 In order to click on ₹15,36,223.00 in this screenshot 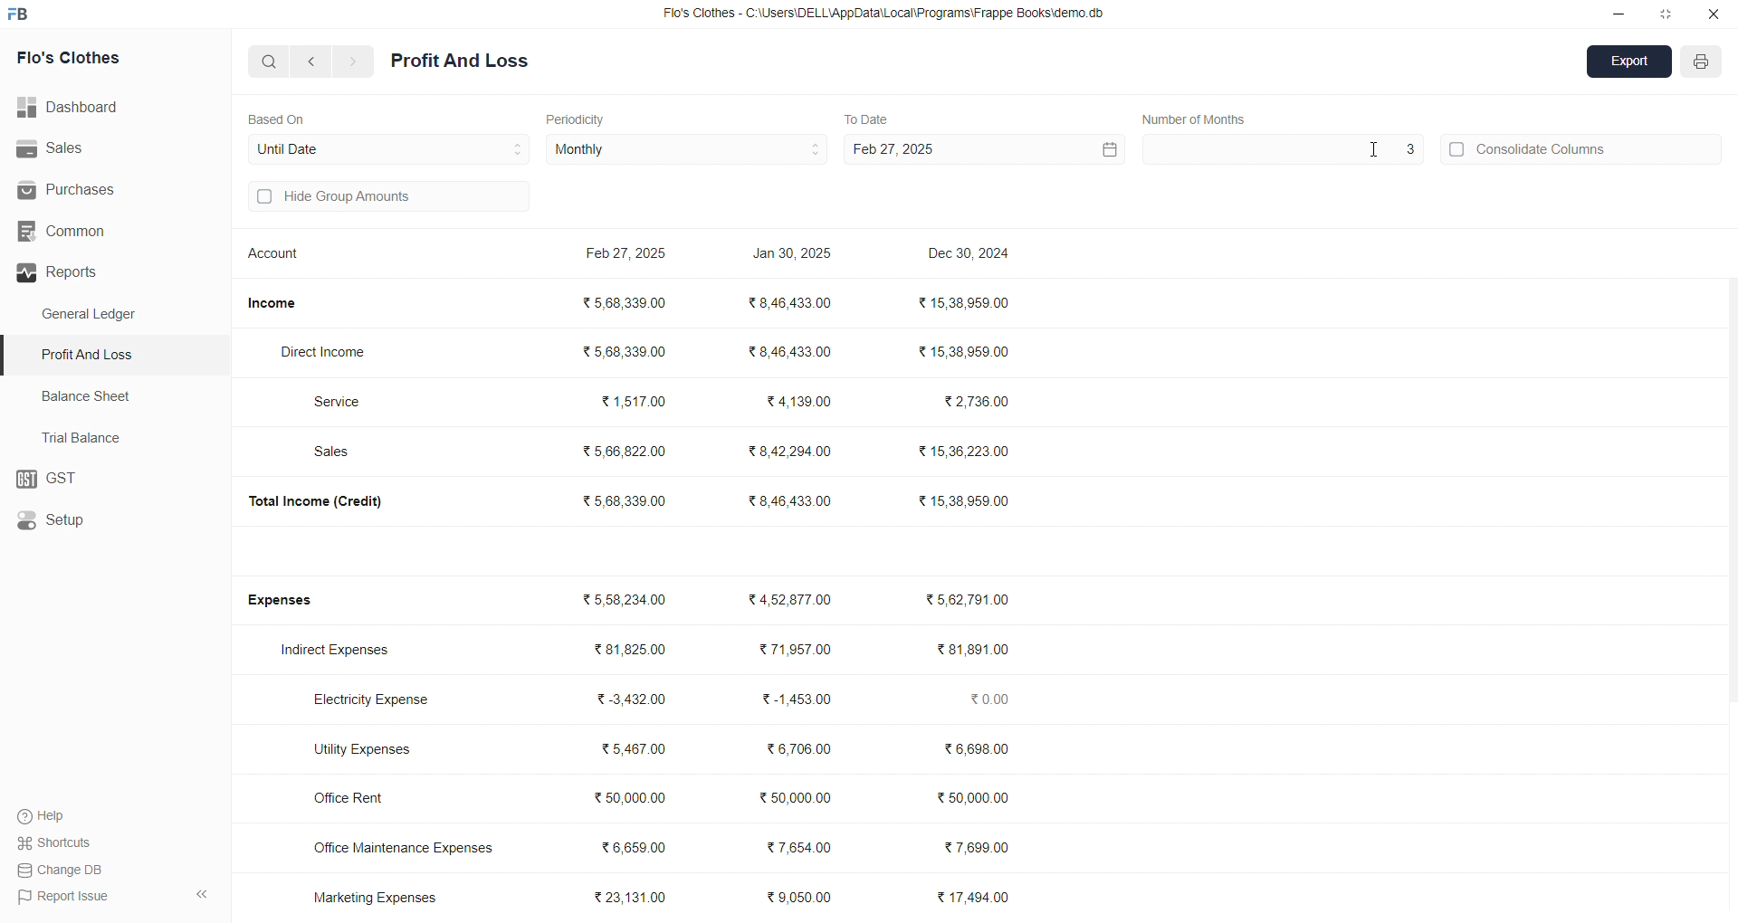, I will do `click(963, 449)`.